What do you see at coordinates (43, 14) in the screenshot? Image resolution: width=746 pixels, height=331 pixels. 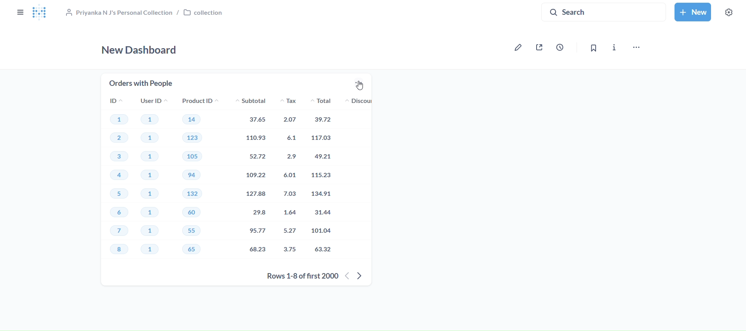 I see `logo` at bounding box center [43, 14].